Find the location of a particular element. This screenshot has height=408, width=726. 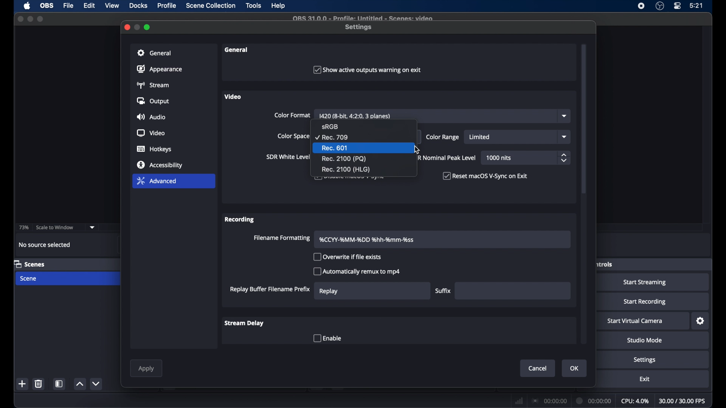

fps is located at coordinates (682, 401).